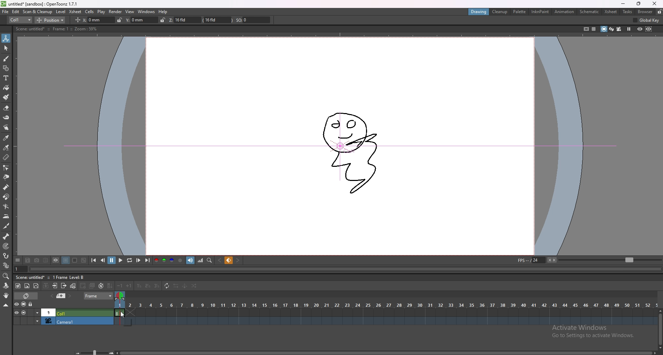 The image size is (663, 355). I want to click on freeze, so click(629, 29).